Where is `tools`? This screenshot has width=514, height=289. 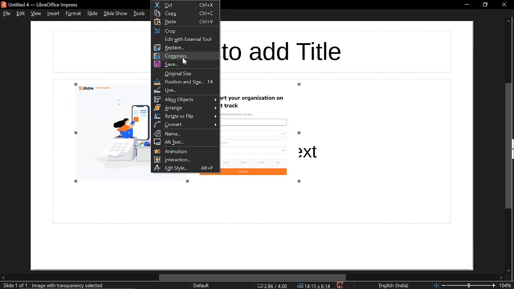
tools is located at coordinates (139, 13).